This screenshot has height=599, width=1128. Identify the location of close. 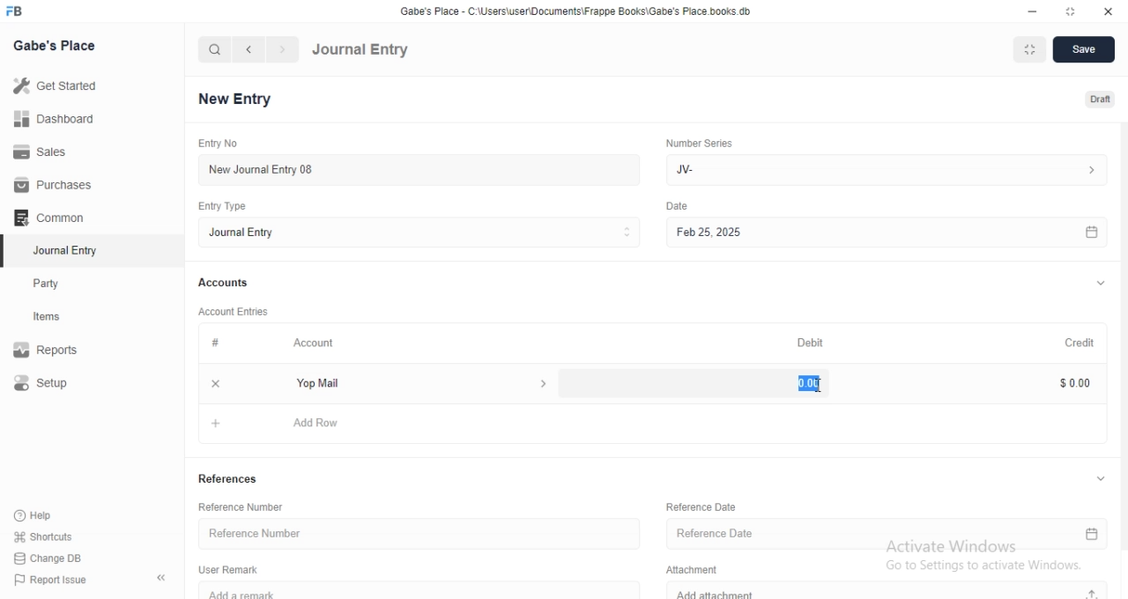
(1107, 10).